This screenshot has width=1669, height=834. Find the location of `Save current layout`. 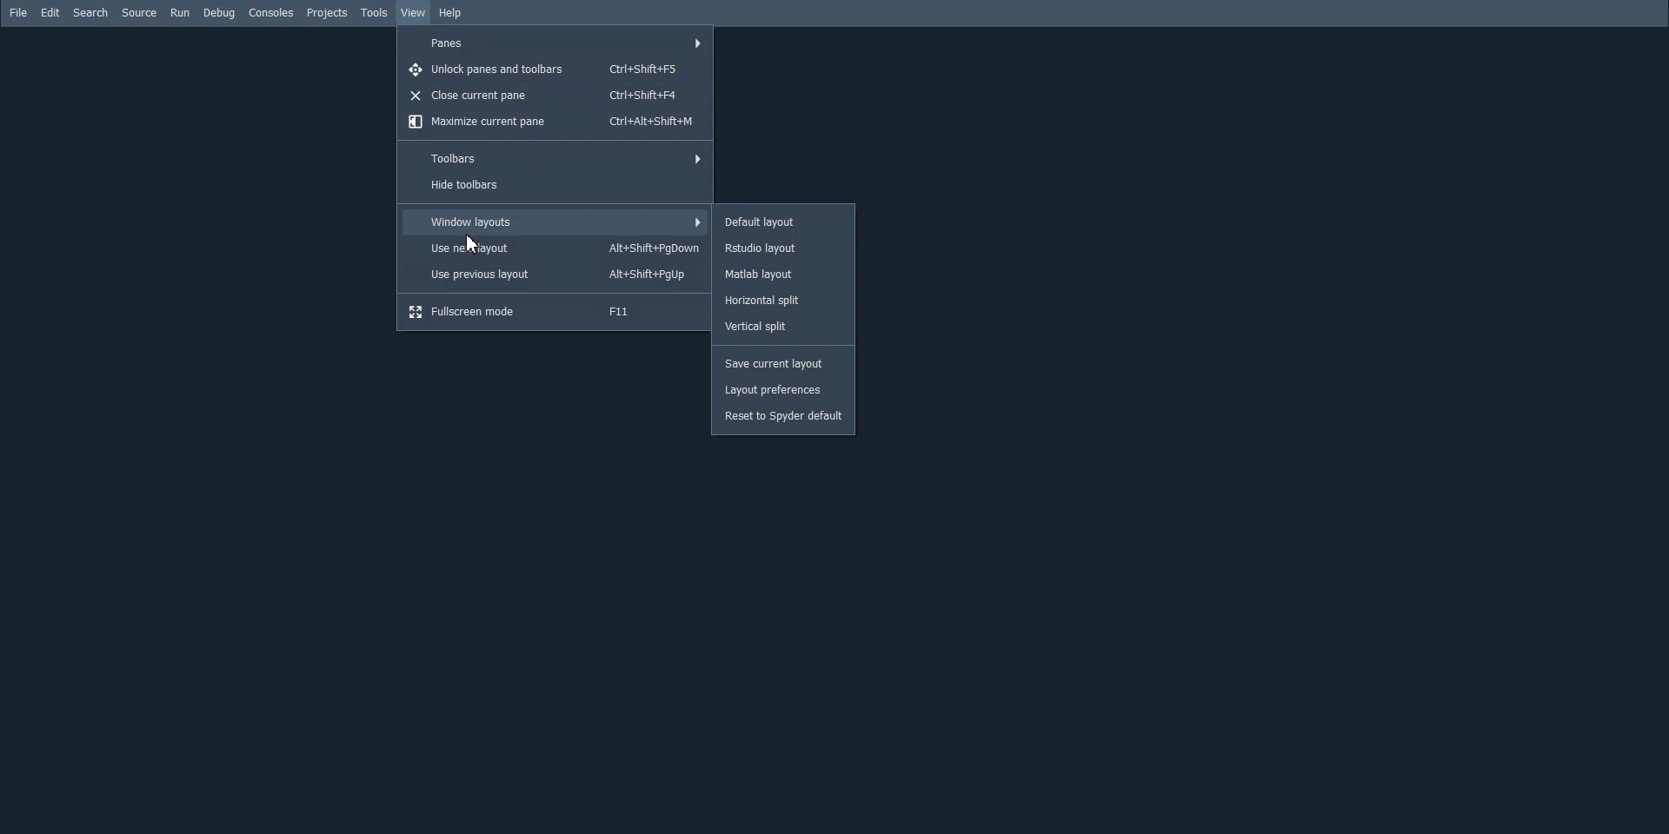

Save current layout is located at coordinates (783, 363).